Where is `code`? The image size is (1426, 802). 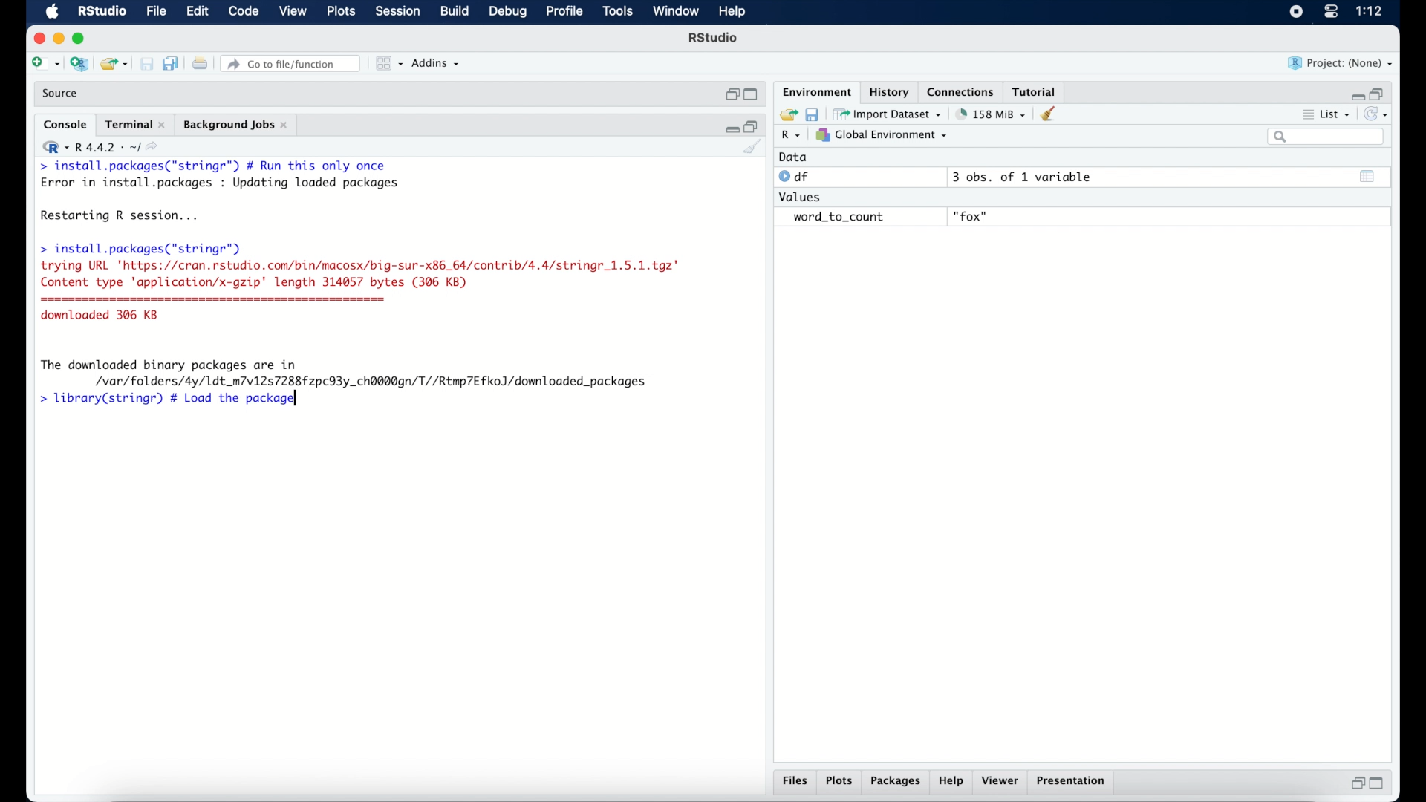 code is located at coordinates (244, 12).